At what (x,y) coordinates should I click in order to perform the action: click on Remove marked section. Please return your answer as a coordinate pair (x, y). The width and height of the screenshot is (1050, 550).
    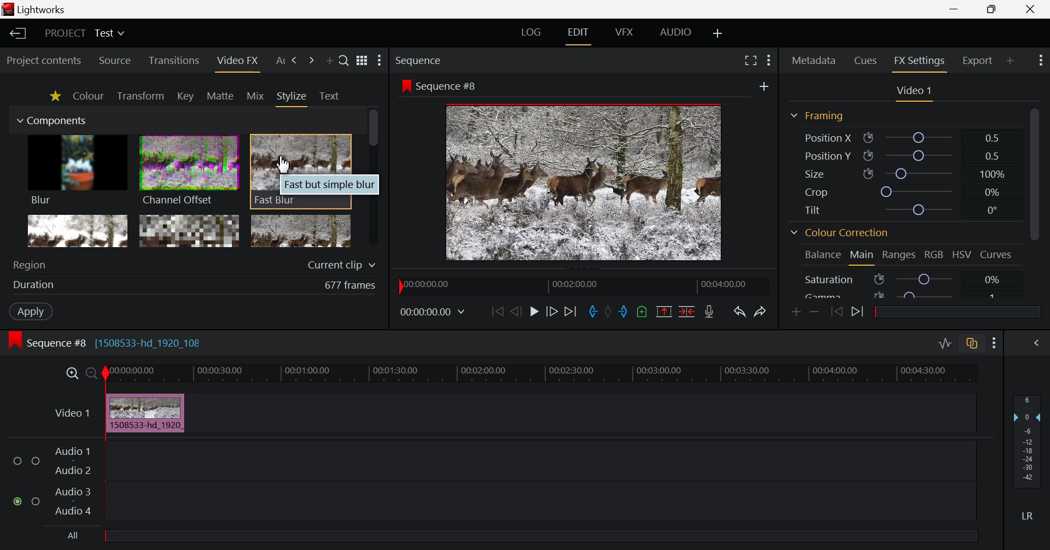
    Looking at the image, I should click on (665, 312).